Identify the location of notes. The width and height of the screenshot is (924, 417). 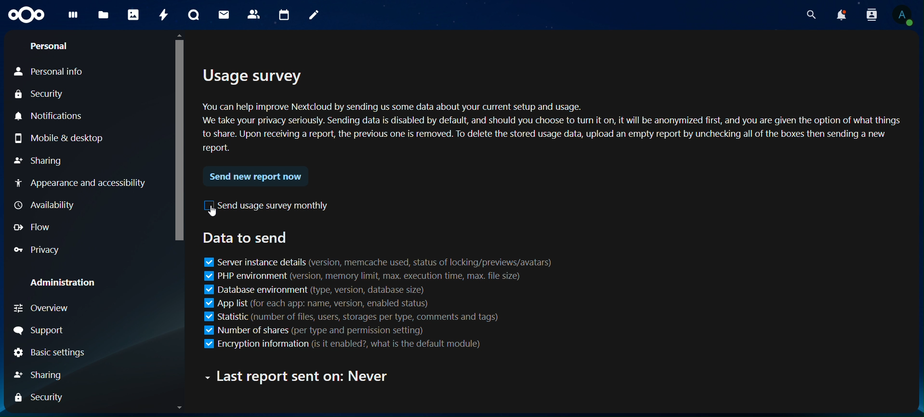
(313, 14).